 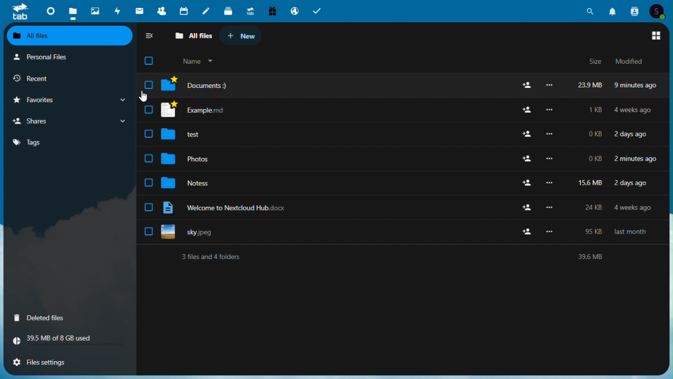 What do you see at coordinates (243, 35) in the screenshot?
I see `New` at bounding box center [243, 35].